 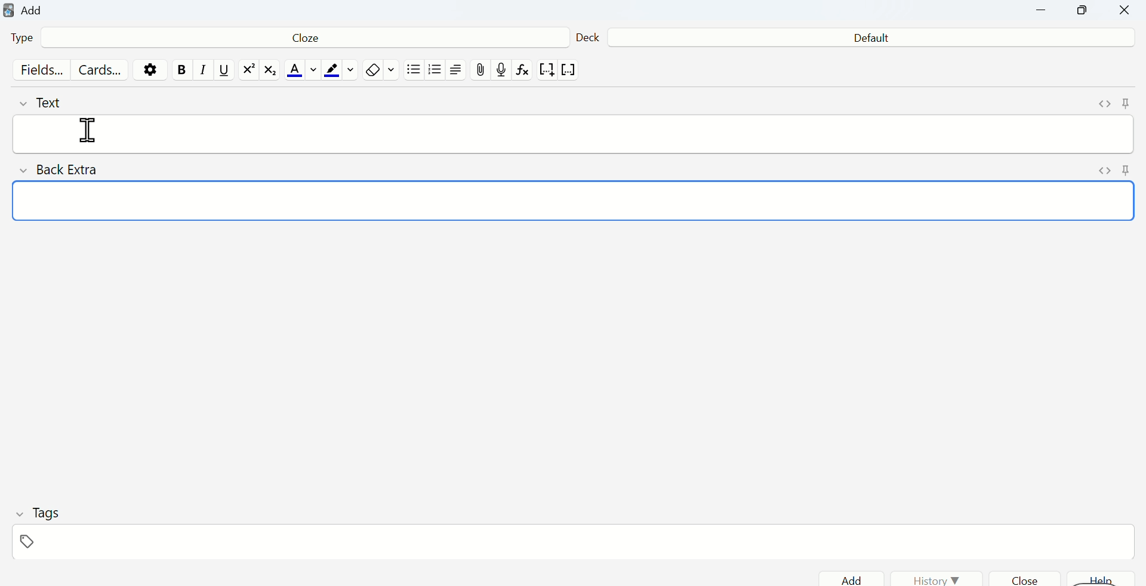 What do you see at coordinates (153, 69) in the screenshot?
I see `Settings` at bounding box center [153, 69].